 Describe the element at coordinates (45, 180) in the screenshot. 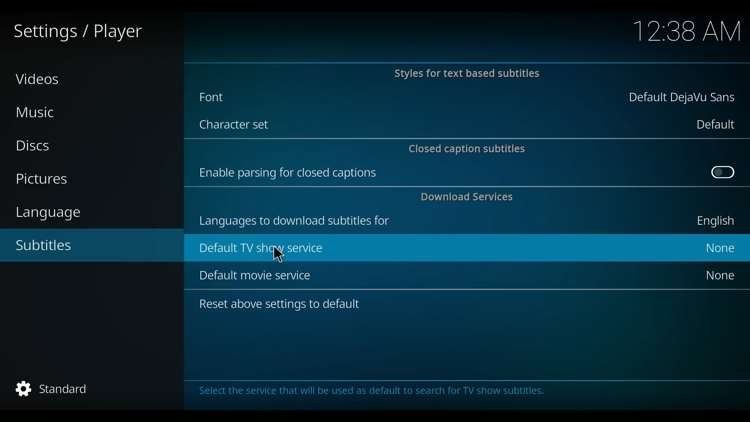

I see `Pictures` at that location.